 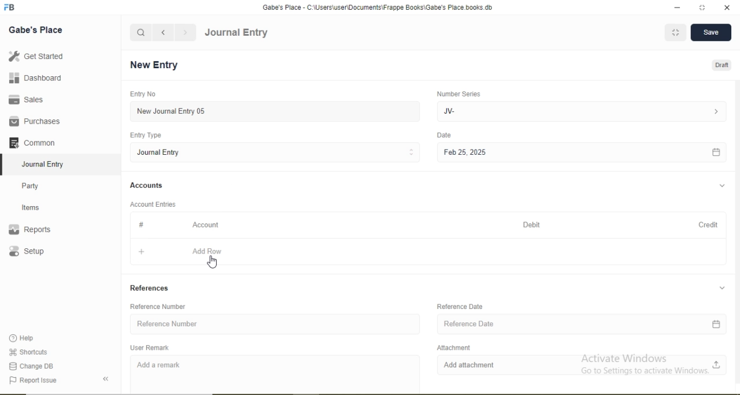 What do you see at coordinates (35, 230) in the screenshot?
I see `Reports` at bounding box center [35, 230].